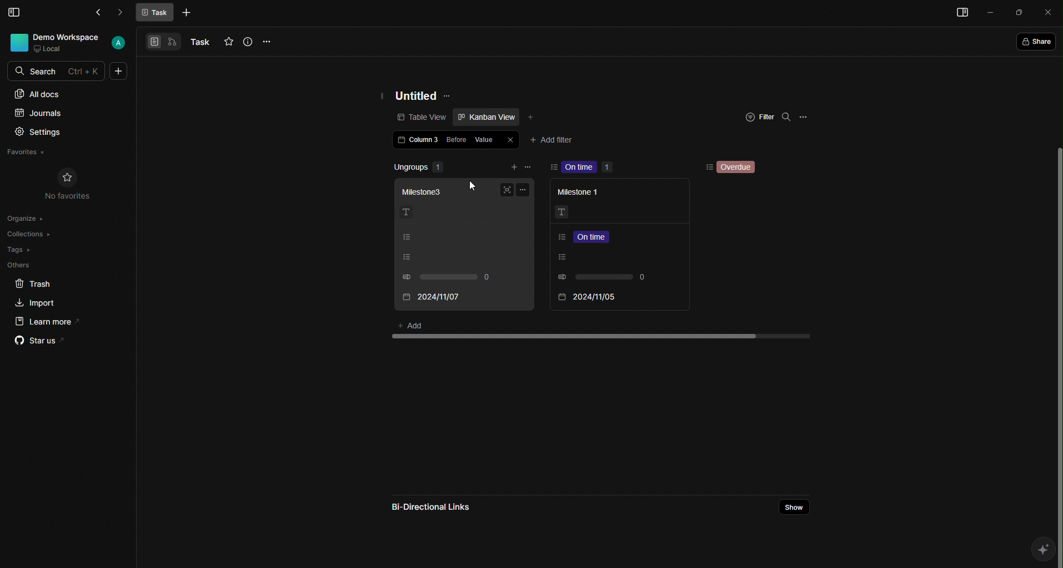 The width and height of the screenshot is (1063, 568). I want to click on 0, so click(445, 278).